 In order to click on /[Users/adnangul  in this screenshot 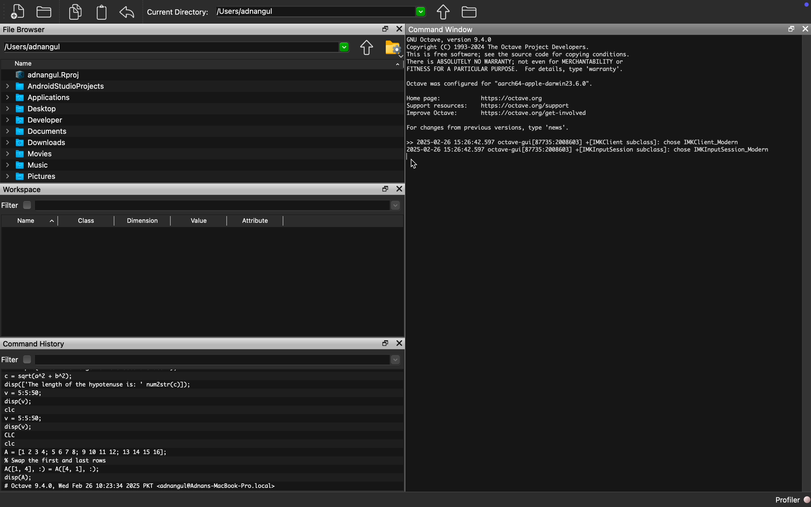, I will do `click(176, 47)`.